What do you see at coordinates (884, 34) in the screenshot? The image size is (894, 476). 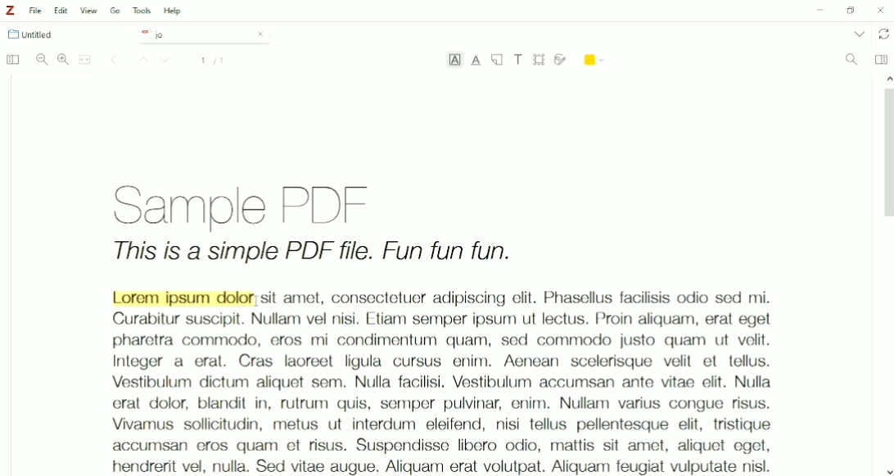 I see `Sync` at bounding box center [884, 34].